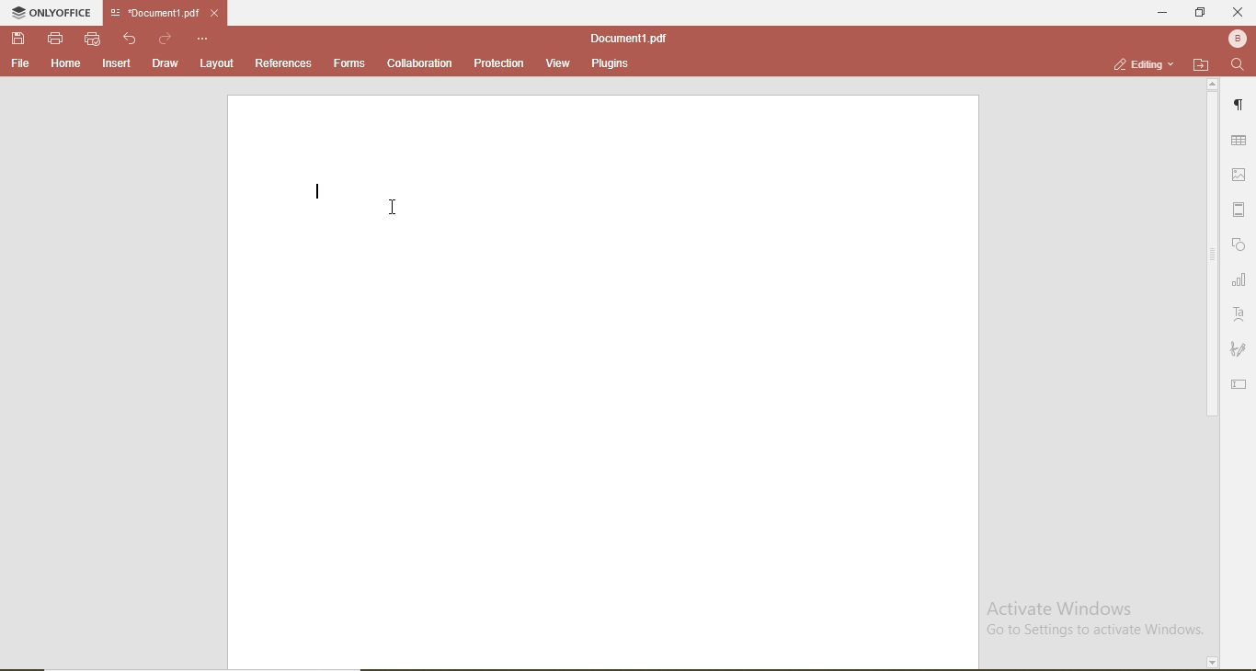  I want to click on open file location, so click(1202, 65).